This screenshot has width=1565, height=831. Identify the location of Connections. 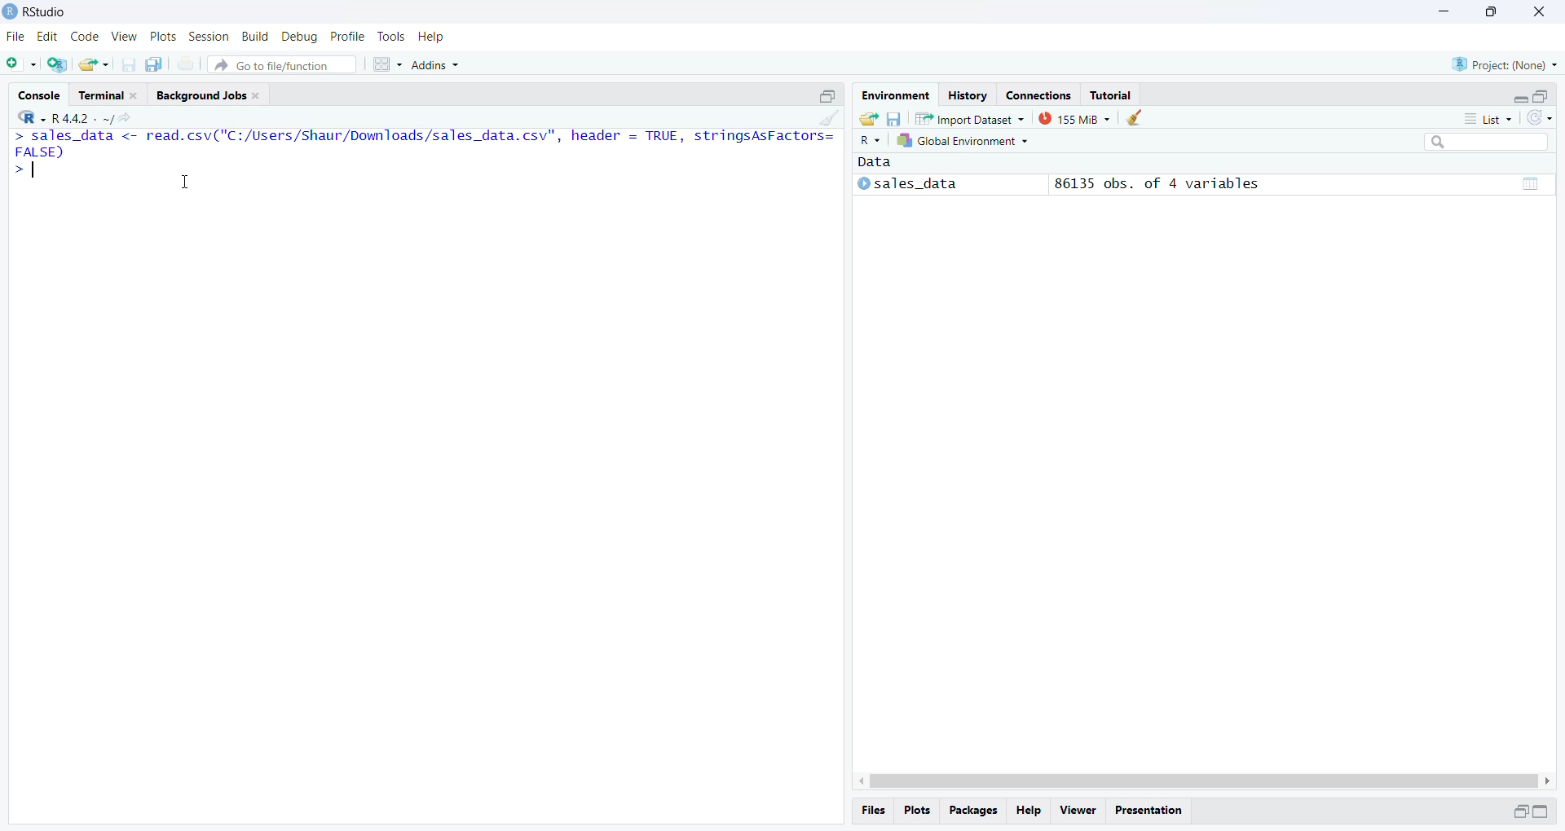
(1038, 95).